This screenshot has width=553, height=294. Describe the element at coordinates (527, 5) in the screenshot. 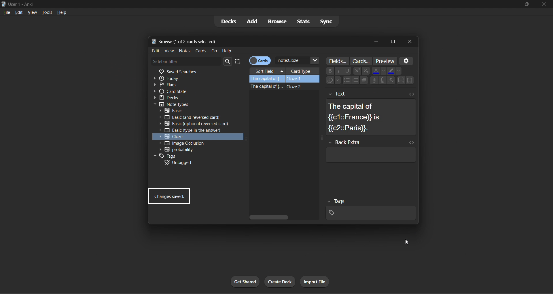

I see `maximize` at that location.